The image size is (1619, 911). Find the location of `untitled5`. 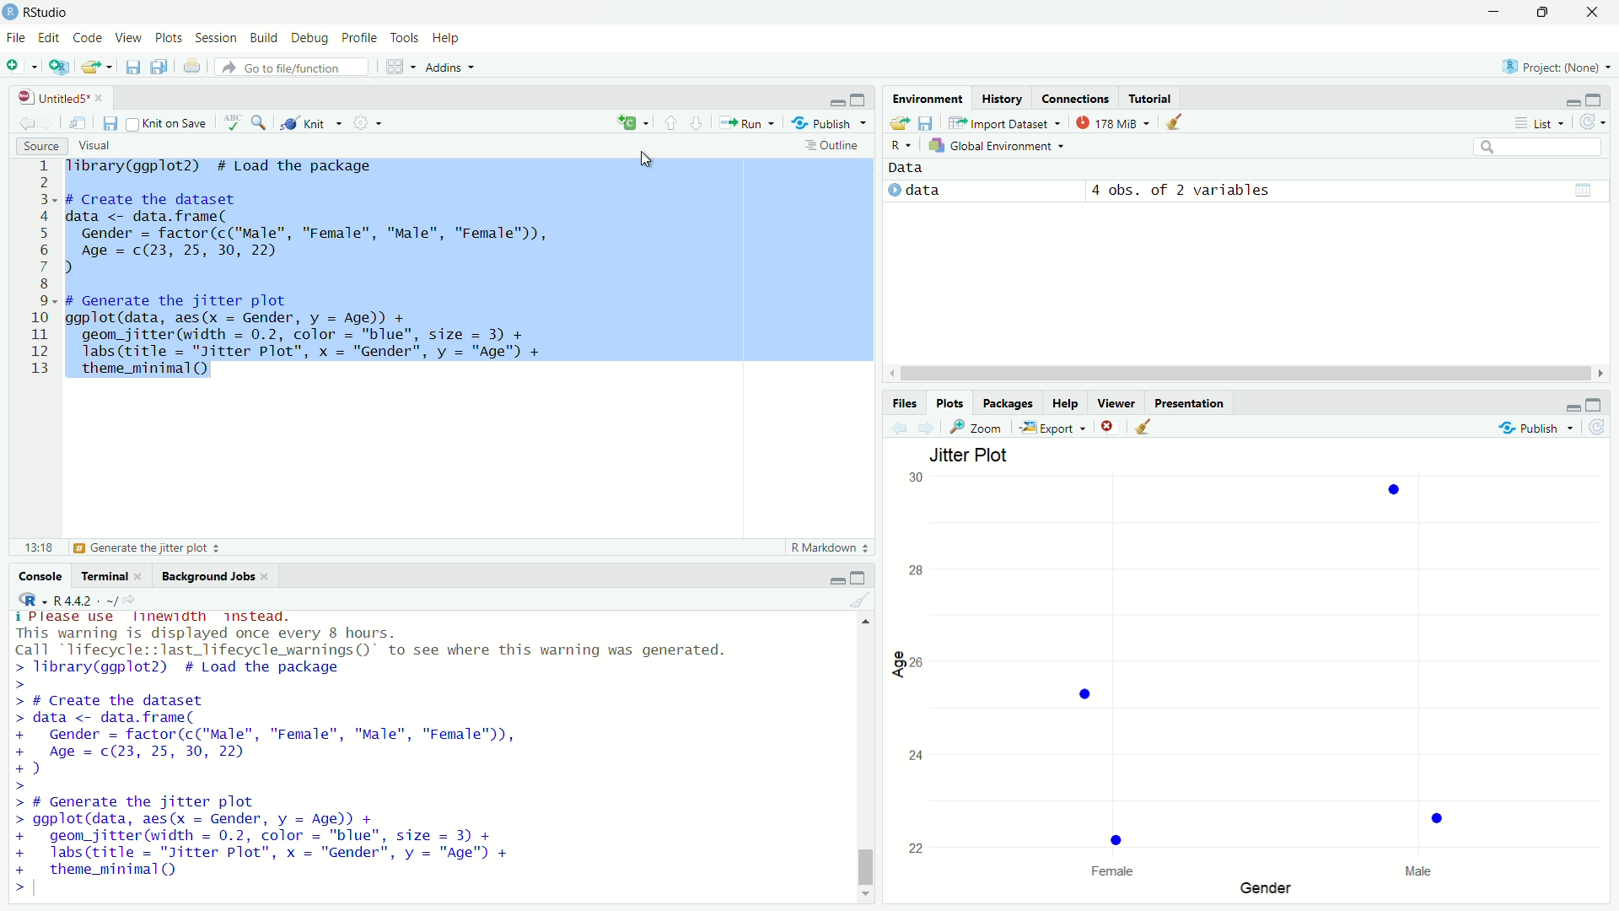

untitled5 is located at coordinates (46, 98).